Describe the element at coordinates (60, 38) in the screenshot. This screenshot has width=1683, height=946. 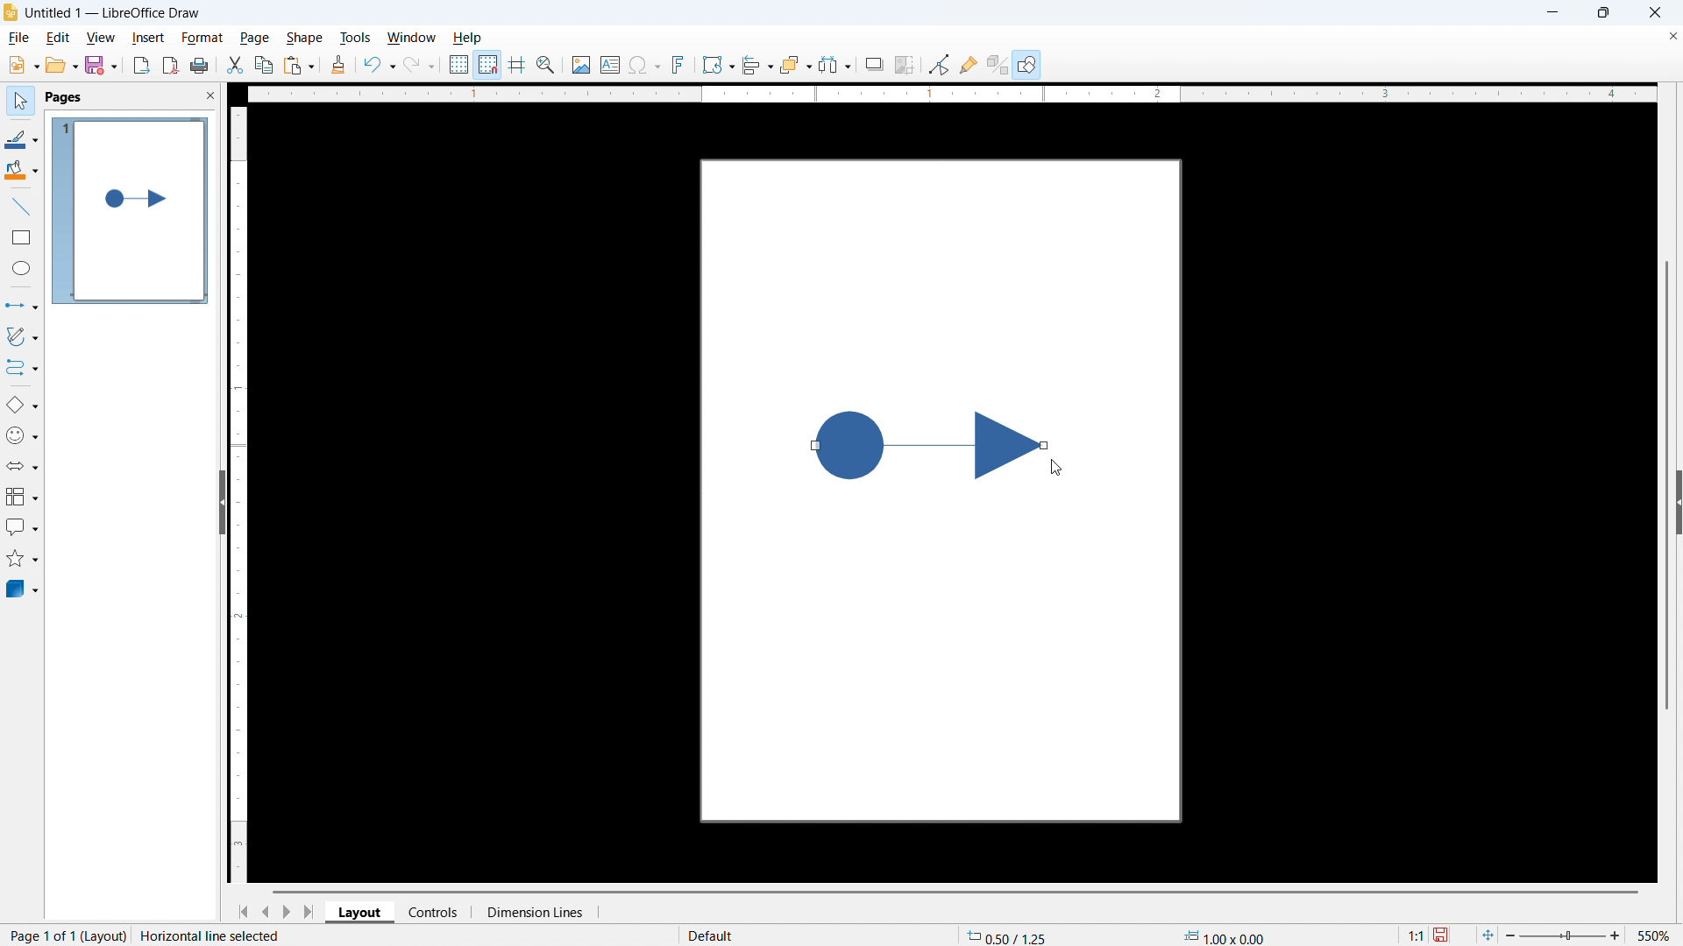
I see `Edit ` at that location.